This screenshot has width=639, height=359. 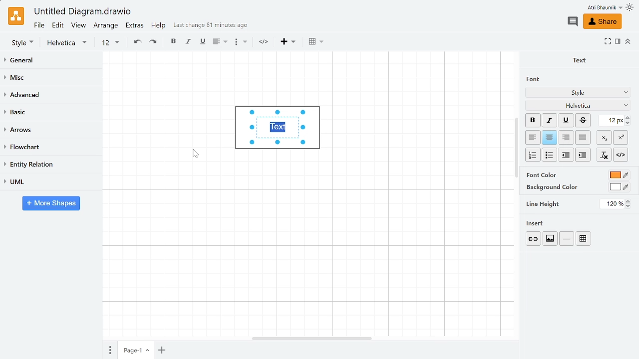 I want to click on insert, so click(x=288, y=42).